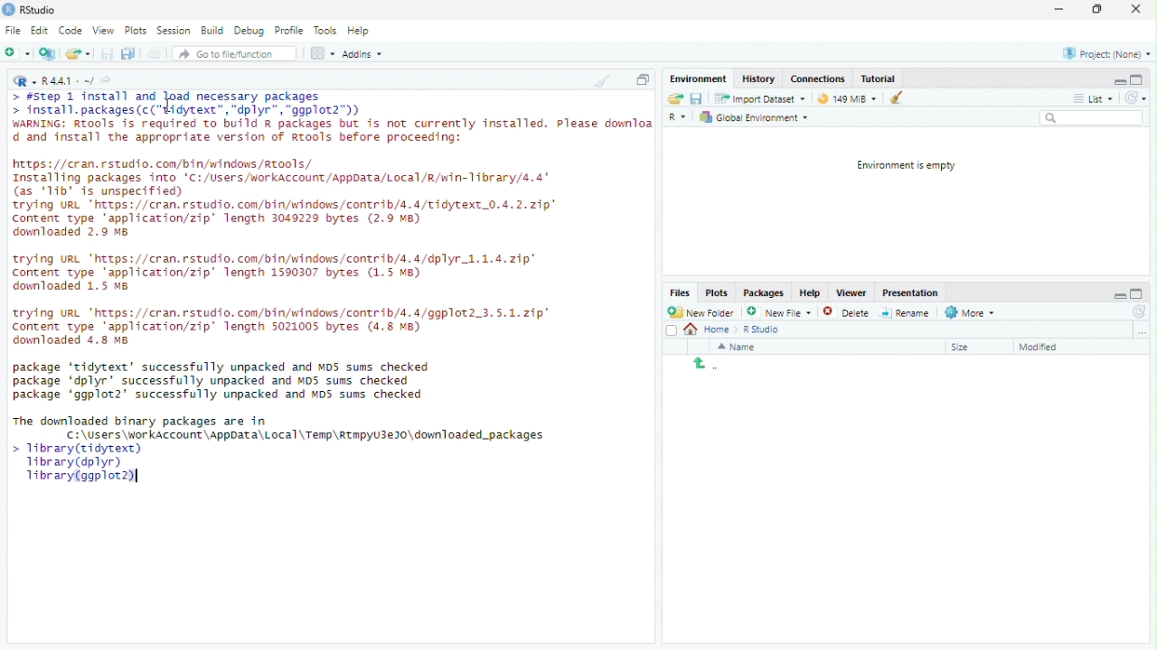 Image resolution: width=1157 pixels, height=650 pixels. What do you see at coordinates (289, 326) in the screenshot?
I see `trying URL "https://cran.rstudio. com/bin/windows/contrib/4.4/ggplot2_3.5.1.21p"
content type ‘application/zip’ length 5021005 bytes (4.8 v8)
downloaded 4.8 MB` at bounding box center [289, 326].